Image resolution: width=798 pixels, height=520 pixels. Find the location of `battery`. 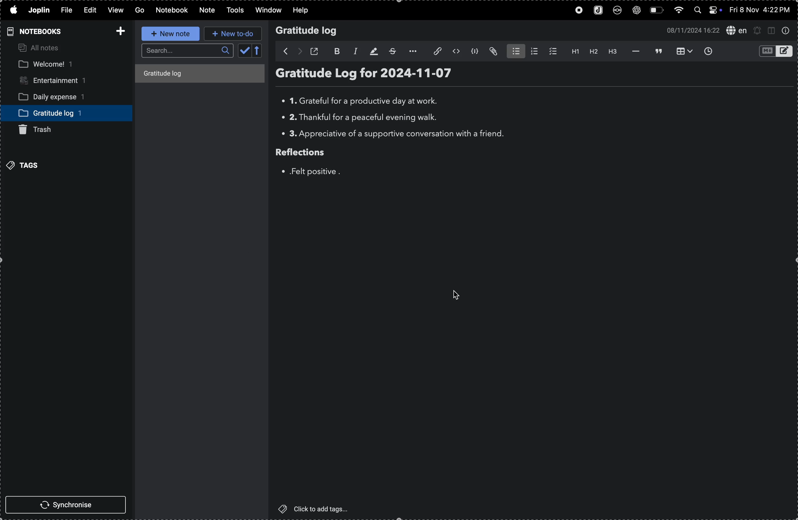

battery is located at coordinates (656, 10).